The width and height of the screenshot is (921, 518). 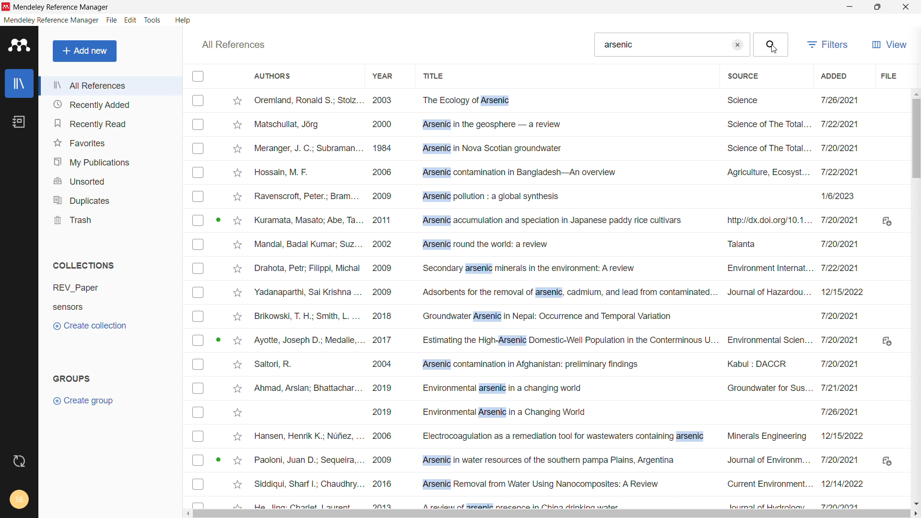 What do you see at coordinates (199, 414) in the screenshot?
I see `Checkbox` at bounding box center [199, 414].